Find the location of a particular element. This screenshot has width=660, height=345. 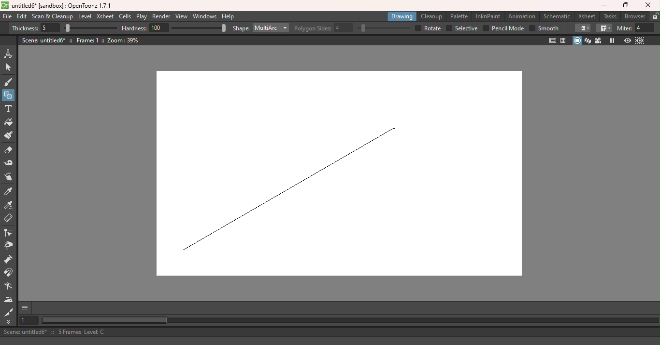

Style picker tool is located at coordinates (10, 192).